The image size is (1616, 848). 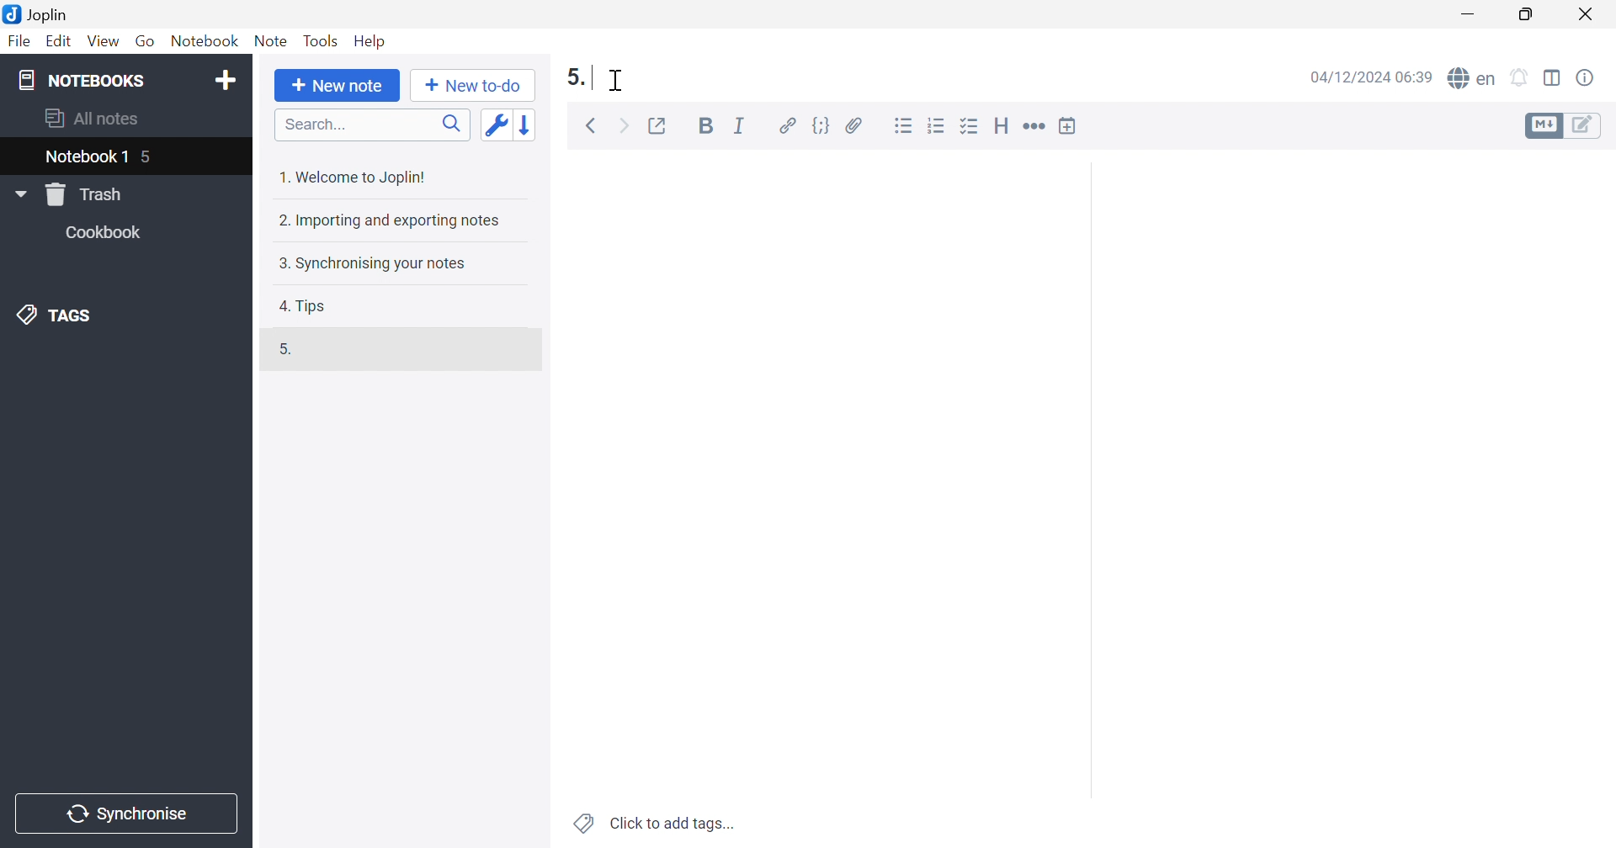 I want to click on Click to add tags, so click(x=651, y=825).